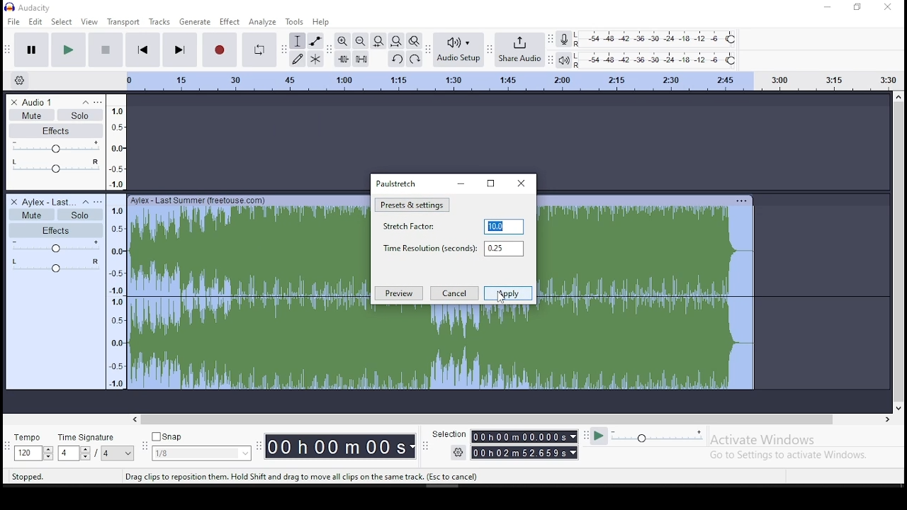 The width and height of the screenshot is (907, 510). I want to click on solo, so click(82, 115).